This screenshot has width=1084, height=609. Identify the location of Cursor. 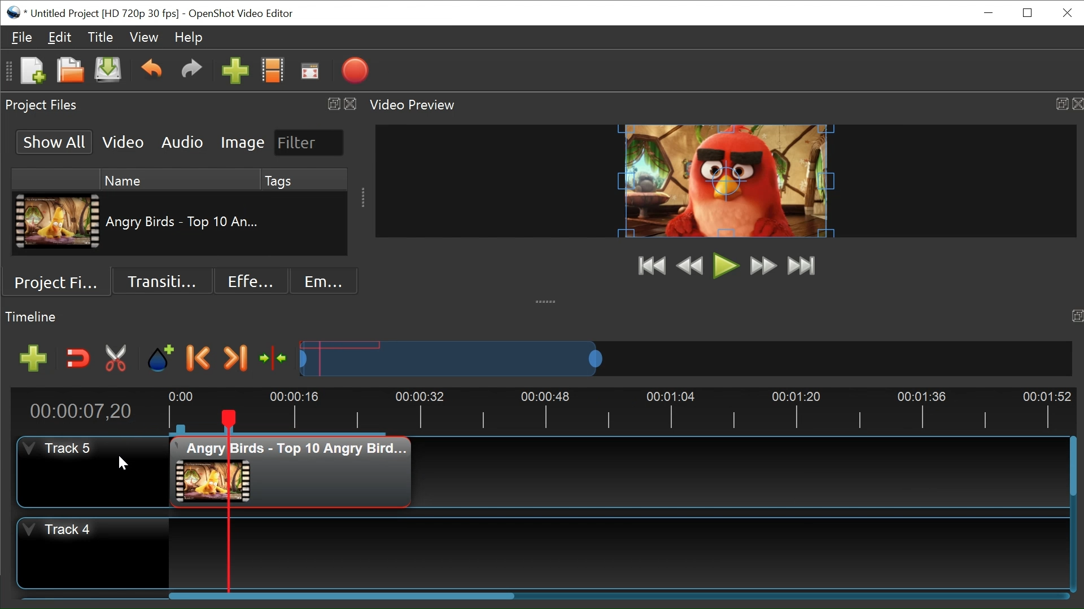
(124, 465).